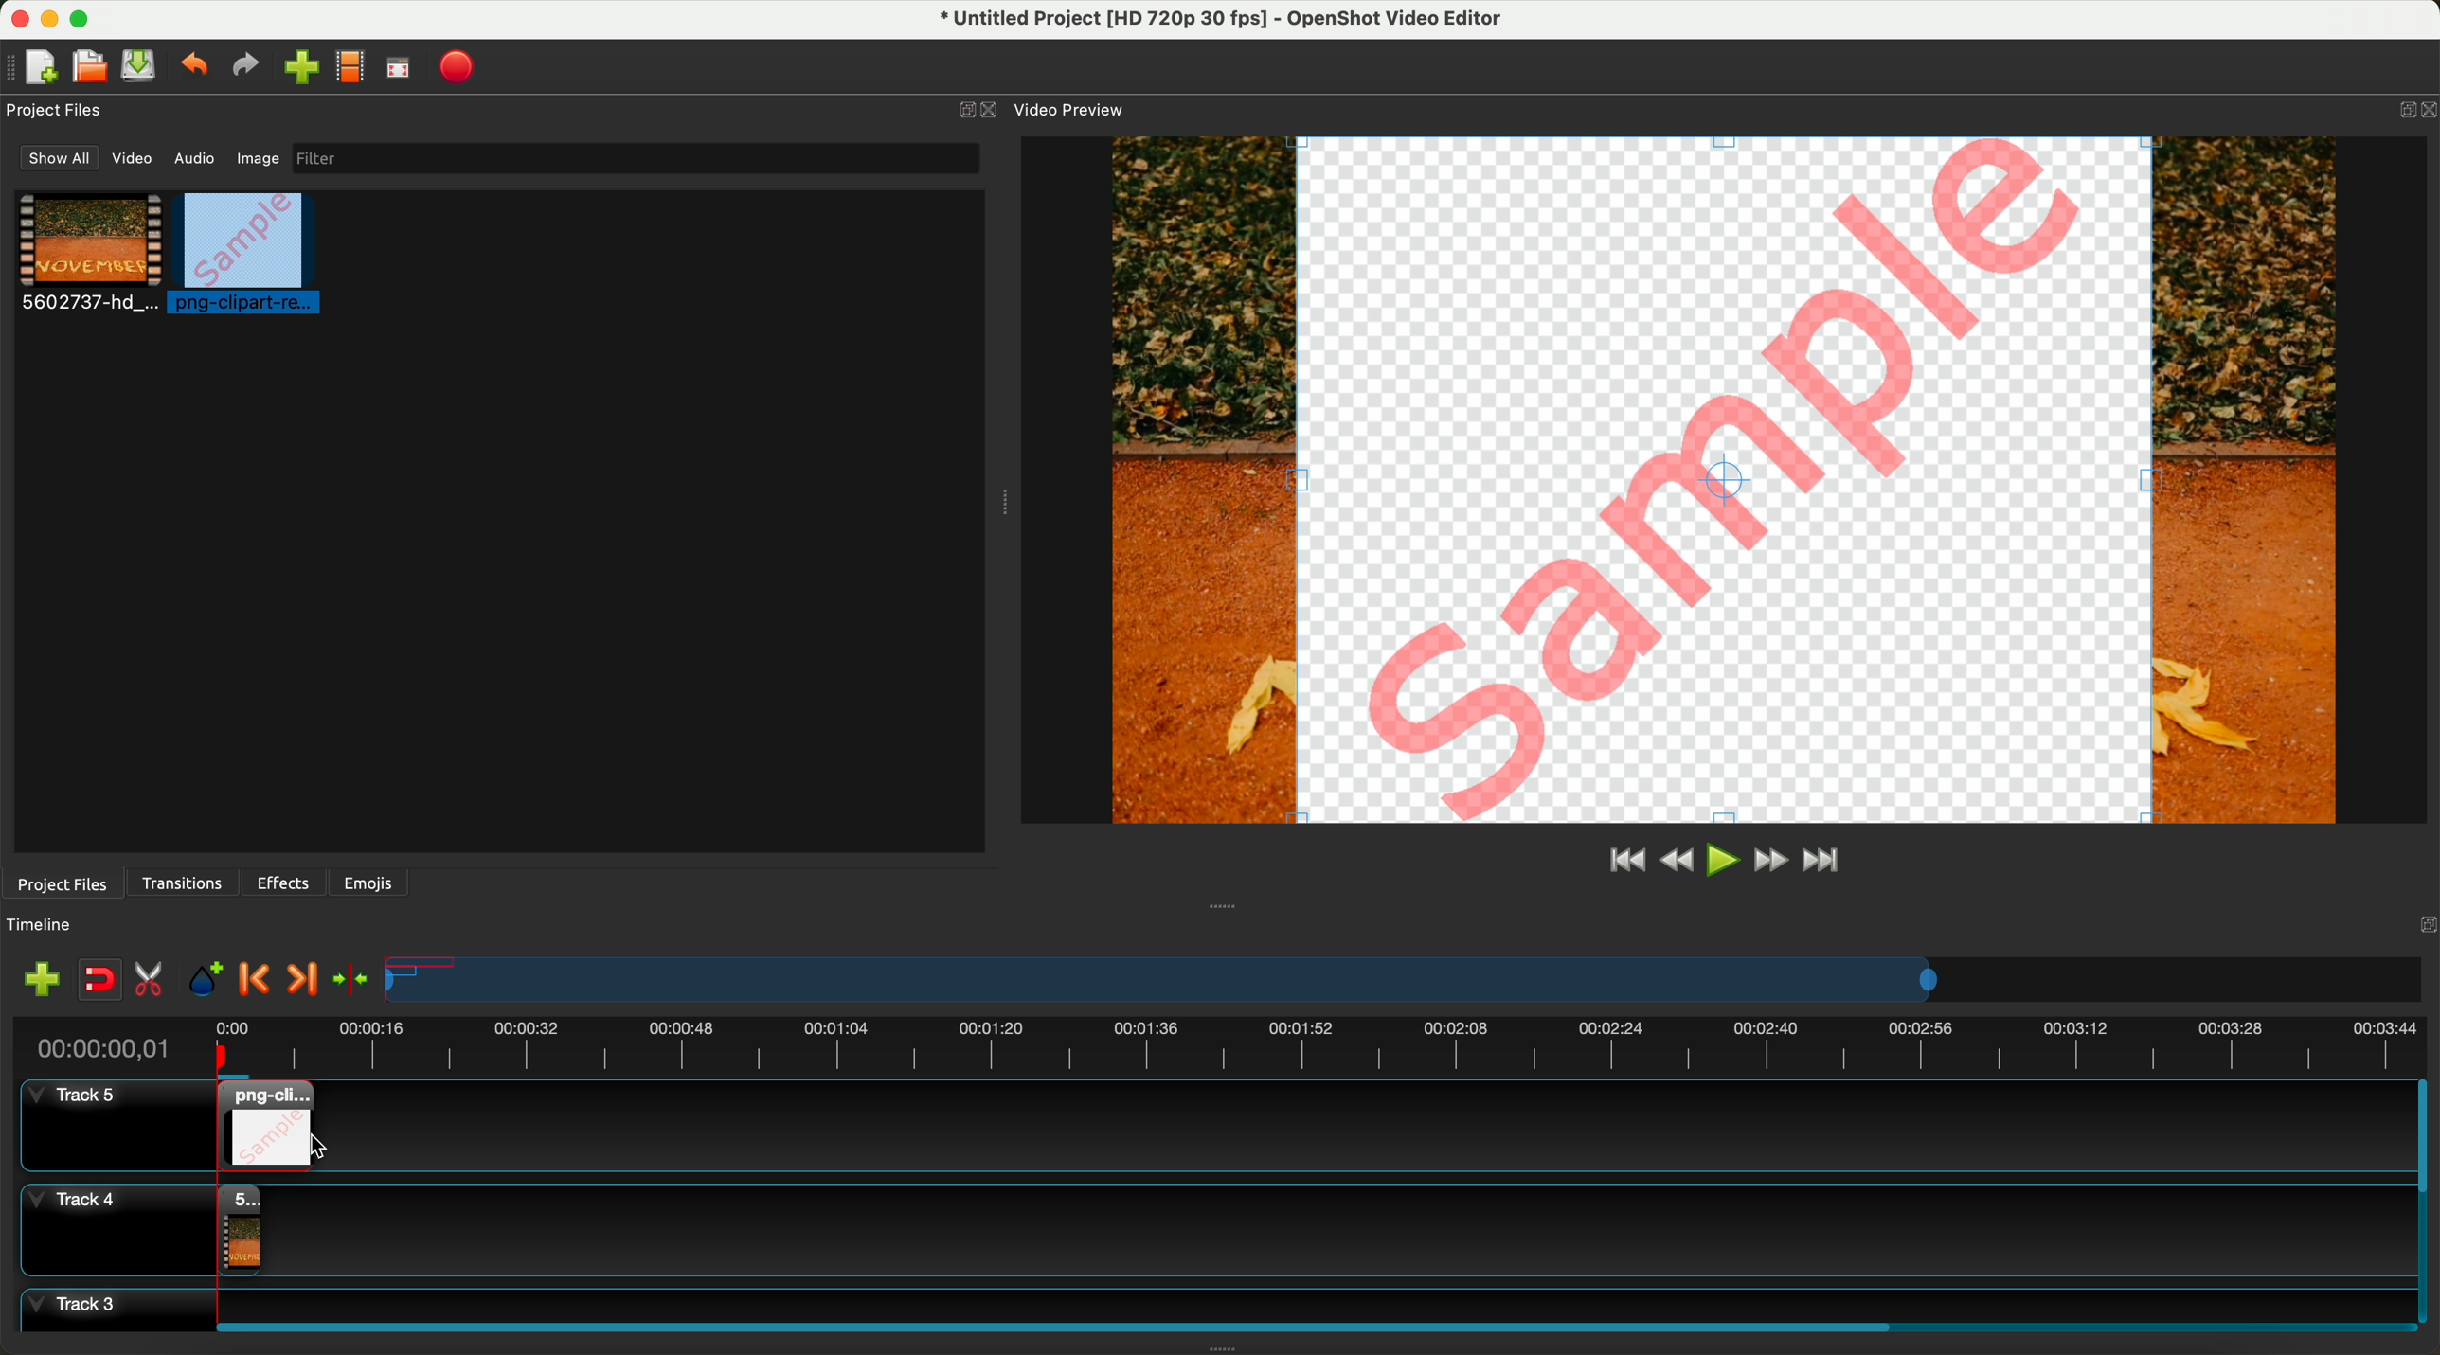 Image resolution: width=2440 pixels, height=1355 pixels. What do you see at coordinates (978, 111) in the screenshot?
I see `close` at bounding box center [978, 111].